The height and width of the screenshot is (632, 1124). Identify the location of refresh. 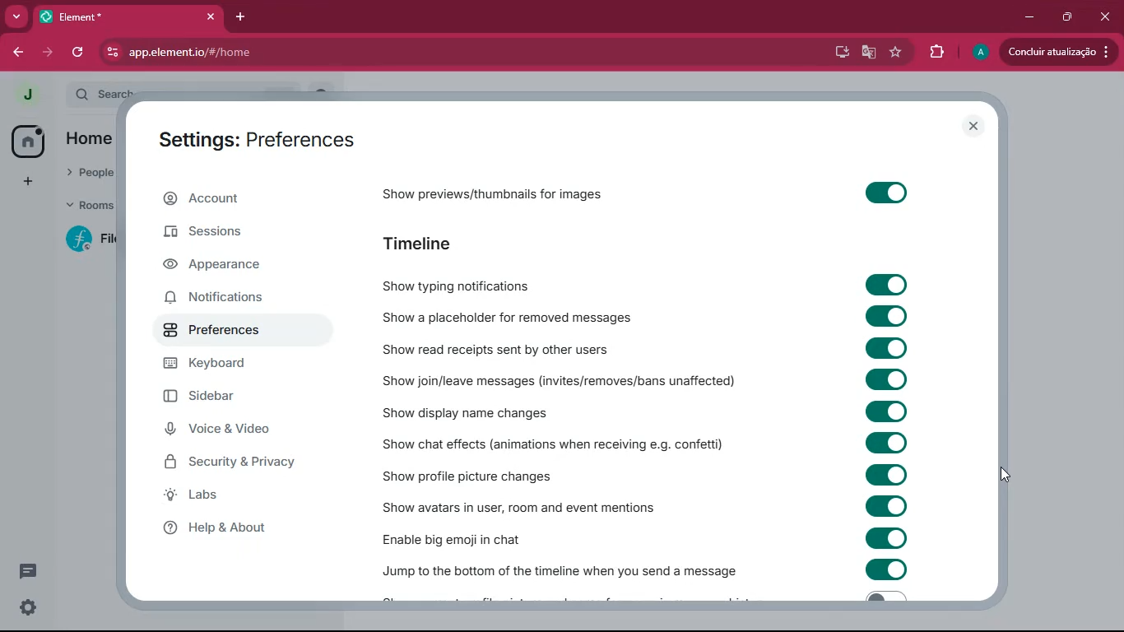
(79, 53).